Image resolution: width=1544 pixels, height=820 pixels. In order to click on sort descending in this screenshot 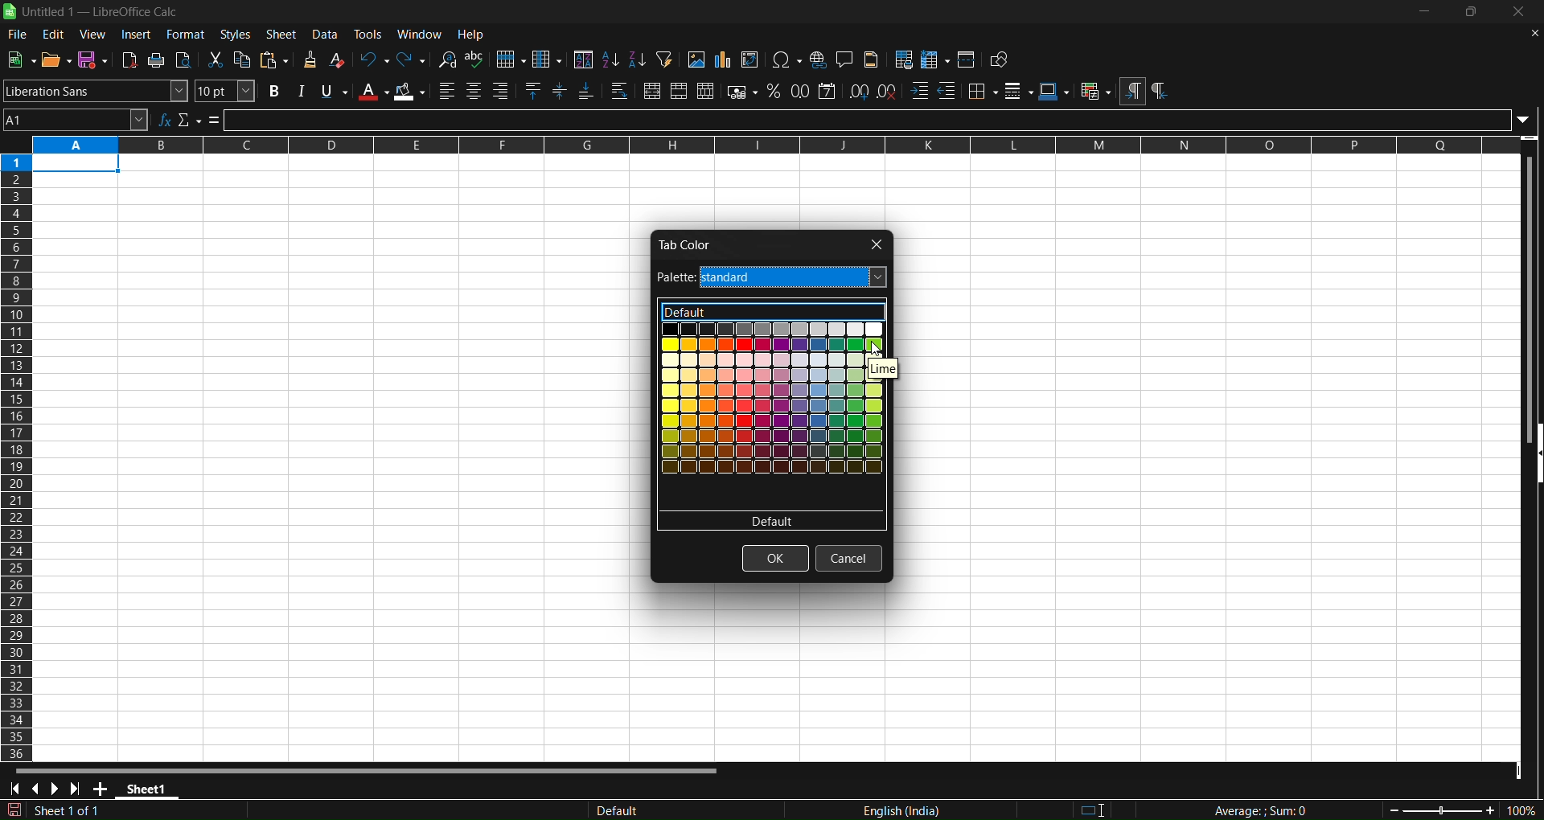, I will do `click(637, 61)`.